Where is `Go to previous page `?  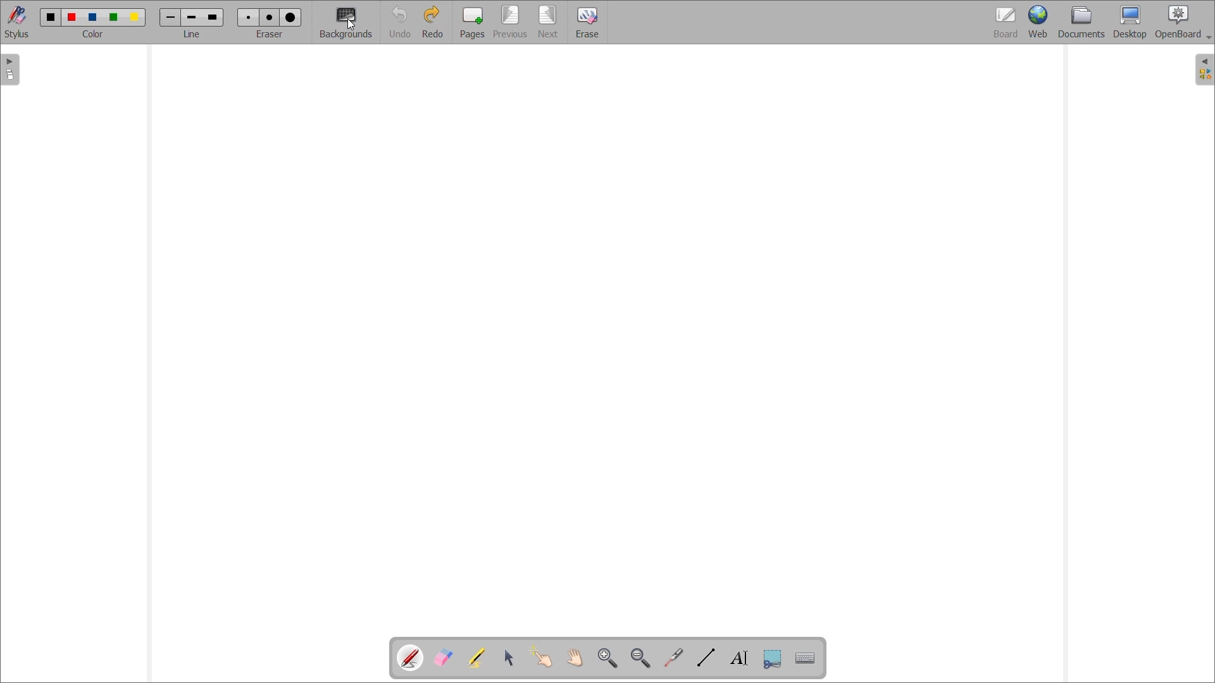 Go to previous page  is located at coordinates (510, 22).